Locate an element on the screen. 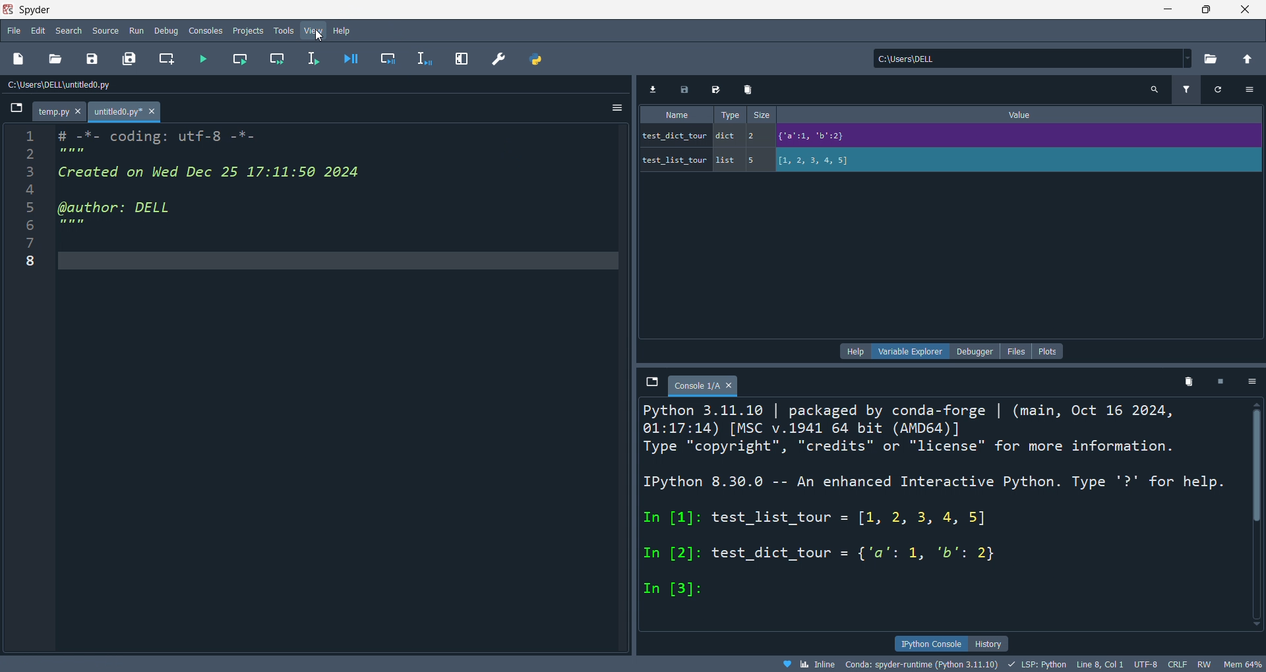 This screenshot has width=1266, height=672. search is located at coordinates (1155, 90).